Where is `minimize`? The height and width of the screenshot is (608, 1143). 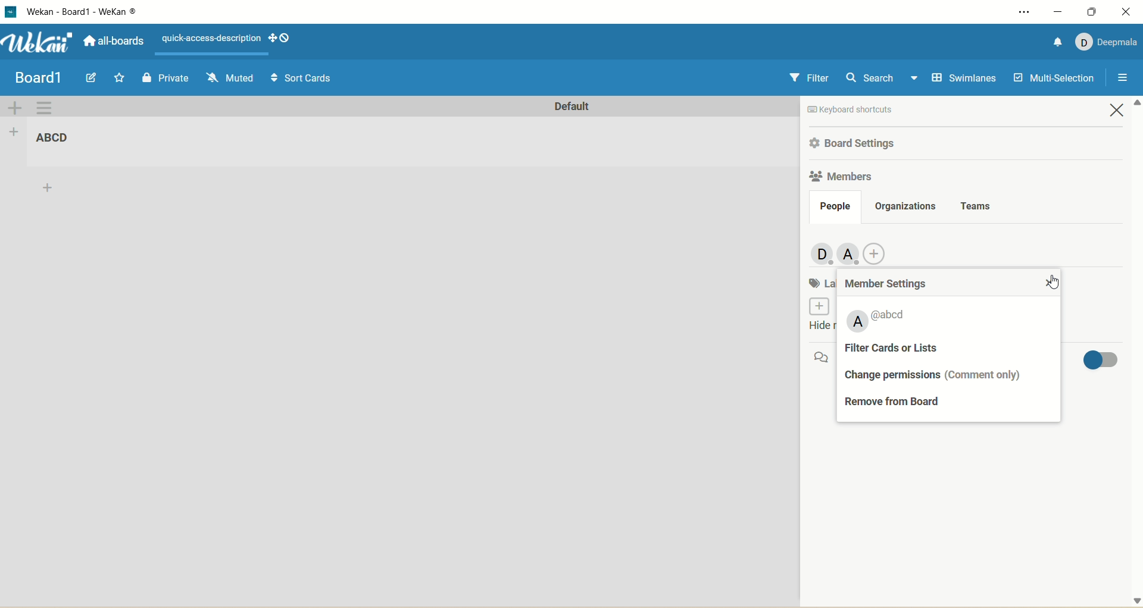 minimize is located at coordinates (1056, 11).